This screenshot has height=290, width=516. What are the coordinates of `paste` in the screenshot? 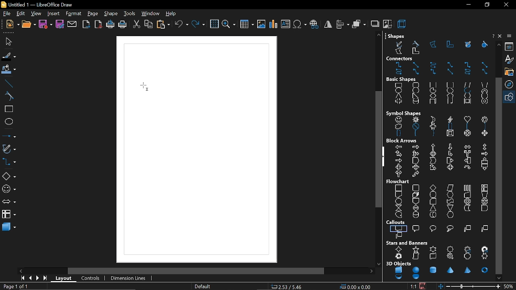 It's located at (163, 25).